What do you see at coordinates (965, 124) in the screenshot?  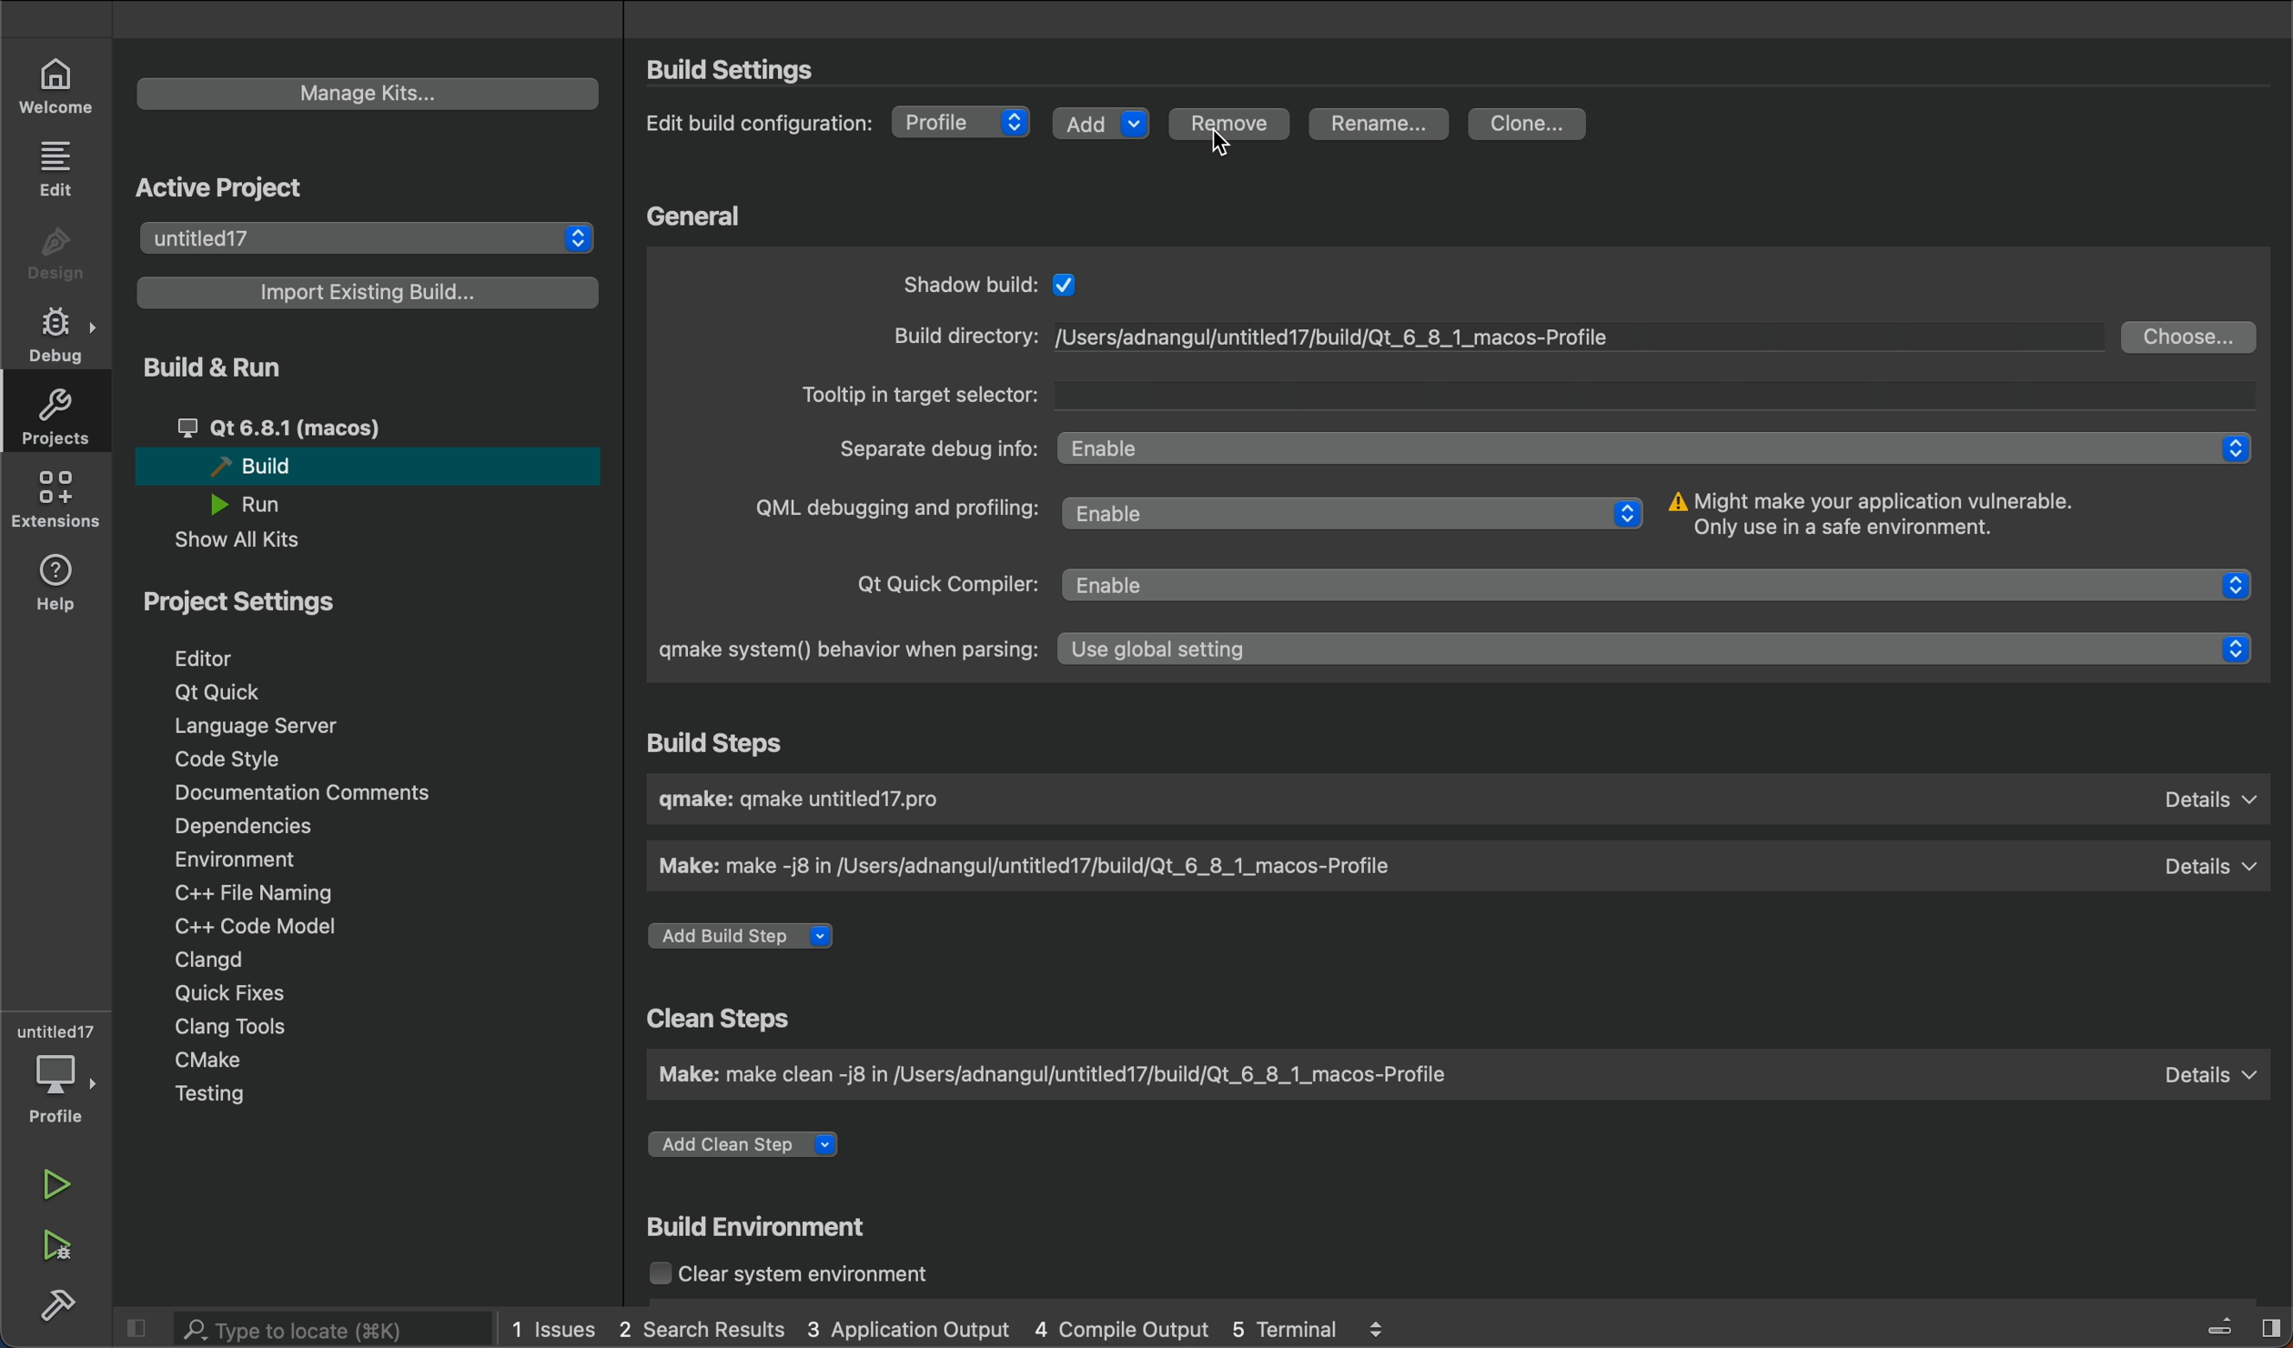 I see `debug type` at bounding box center [965, 124].